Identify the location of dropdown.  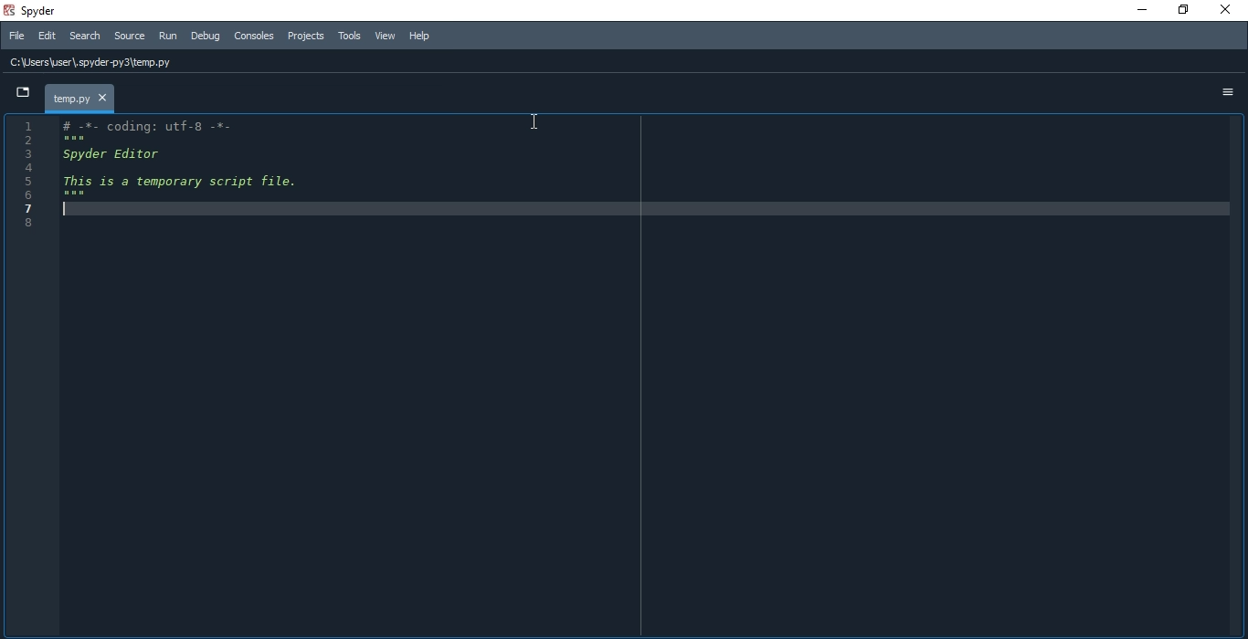
(18, 95).